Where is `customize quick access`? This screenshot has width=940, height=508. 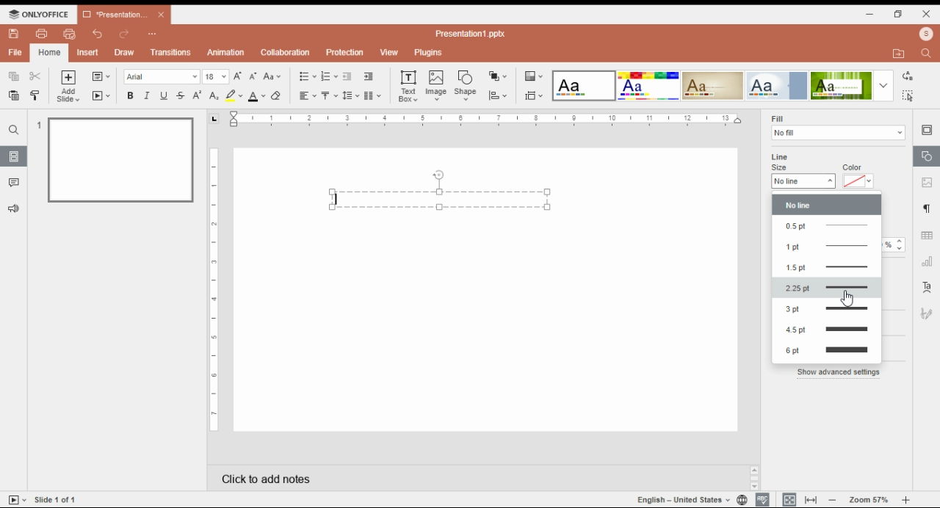 customize quick access is located at coordinates (153, 35).